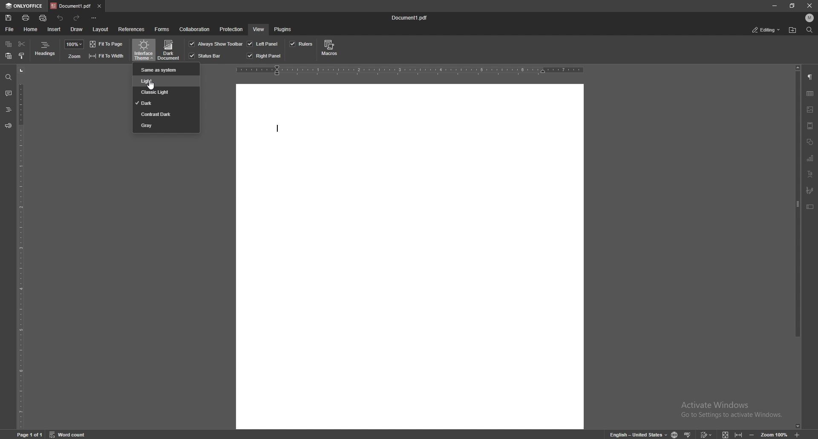 Image resolution: width=818 pixels, height=439 pixels. What do you see at coordinates (263, 44) in the screenshot?
I see `left panel` at bounding box center [263, 44].